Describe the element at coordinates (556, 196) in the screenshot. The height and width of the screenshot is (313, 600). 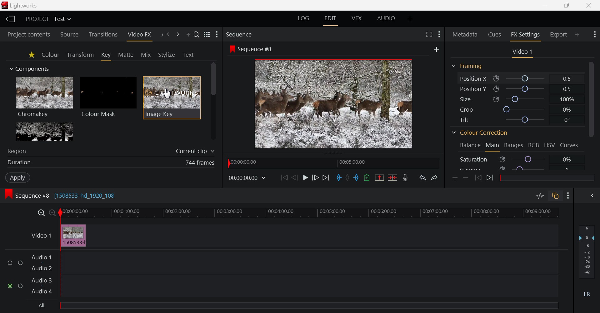
I see `Toggle auto track sync` at that location.